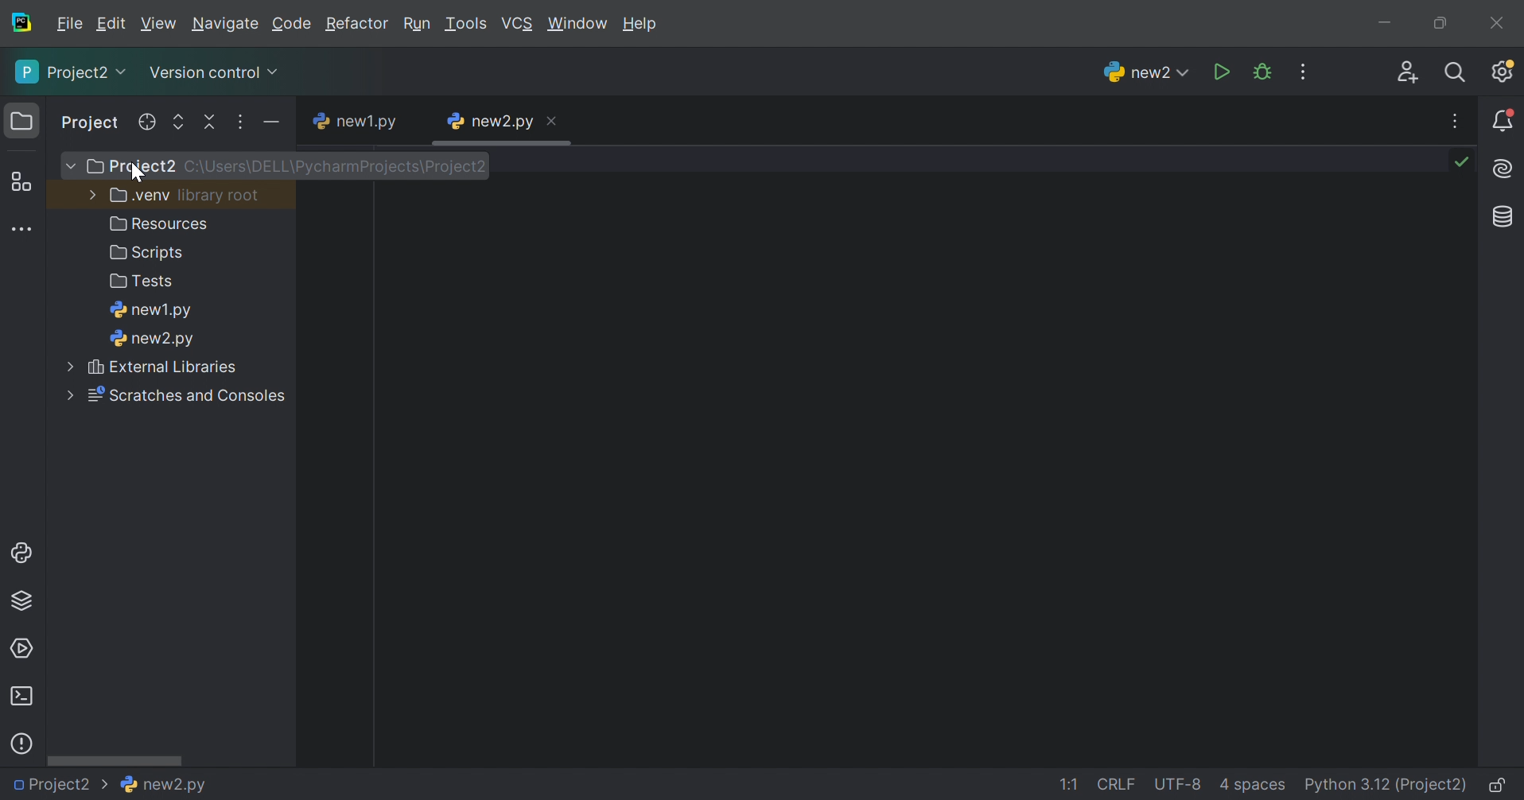 The image size is (1524, 800). What do you see at coordinates (1500, 216) in the screenshot?
I see `Database` at bounding box center [1500, 216].